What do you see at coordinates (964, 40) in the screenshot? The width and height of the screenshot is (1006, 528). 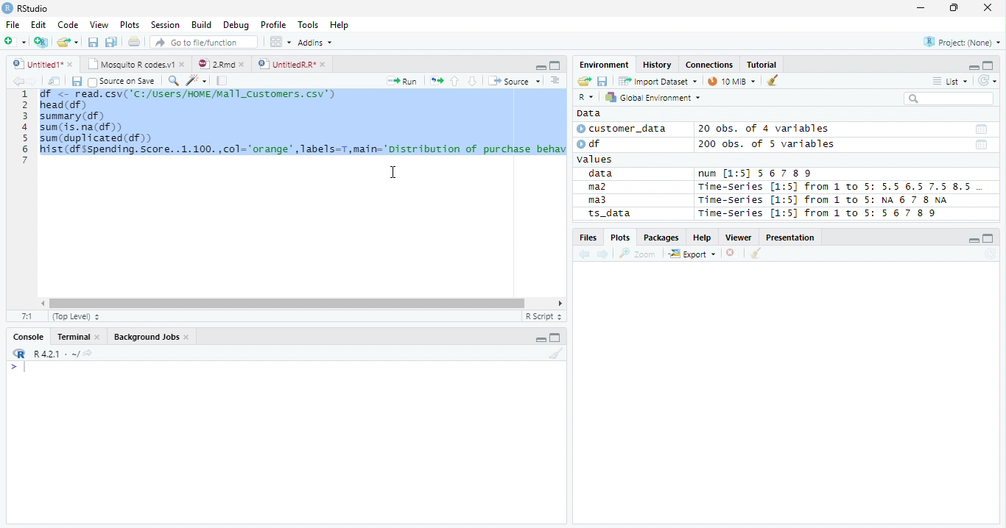 I see `Project (none)` at bounding box center [964, 40].